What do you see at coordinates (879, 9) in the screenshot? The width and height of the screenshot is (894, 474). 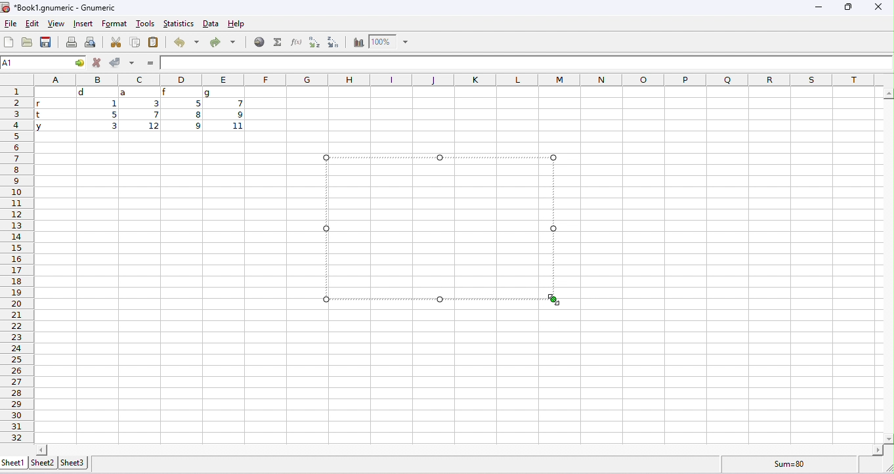 I see `close` at bounding box center [879, 9].